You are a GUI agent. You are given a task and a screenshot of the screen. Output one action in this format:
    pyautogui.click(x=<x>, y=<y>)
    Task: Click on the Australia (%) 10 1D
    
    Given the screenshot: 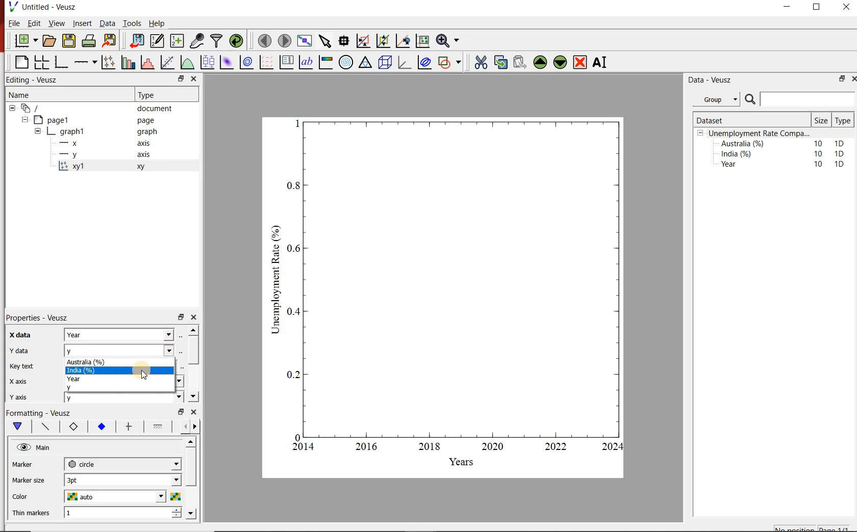 What is the action you would take?
    pyautogui.click(x=784, y=143)
    